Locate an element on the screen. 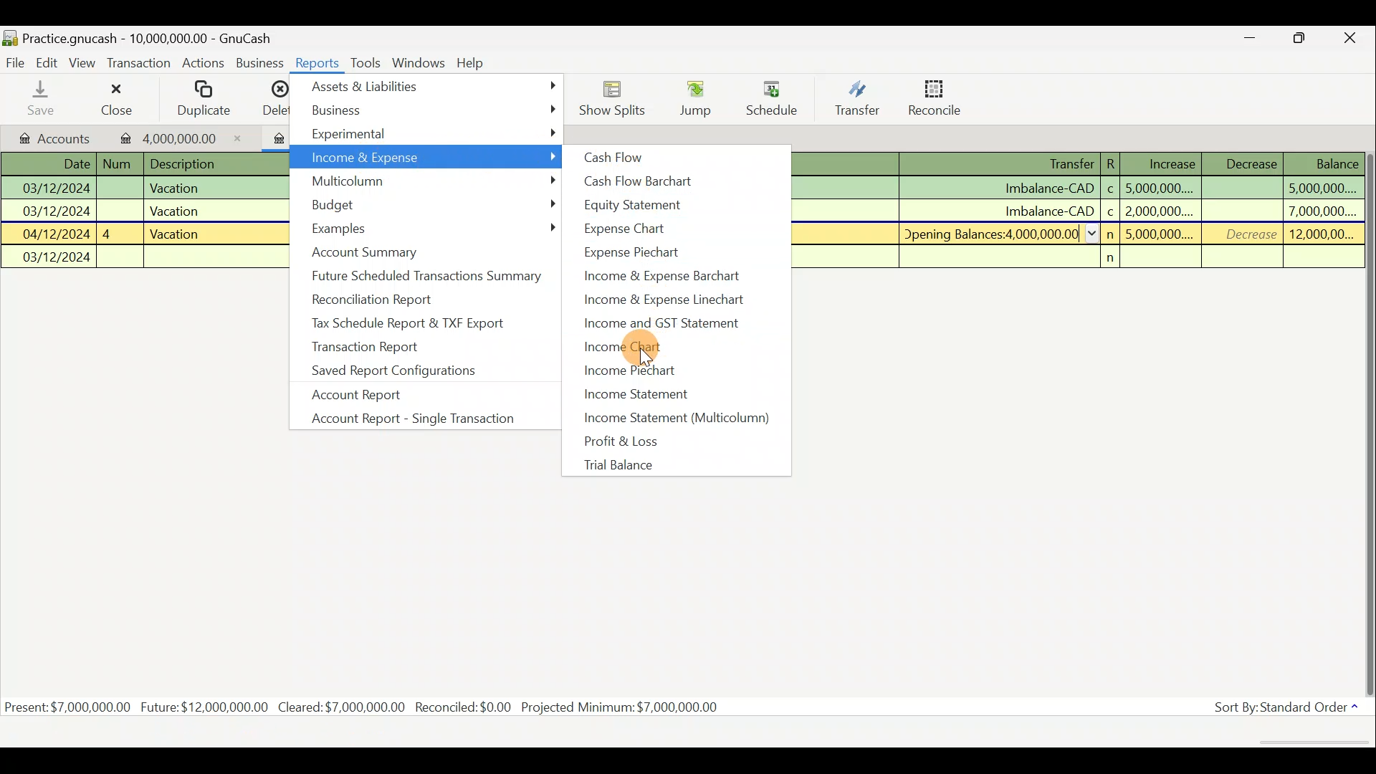 The height and width of the screenshot is (774, 1376). Reconciliation report is located at coordinates (391, 300).